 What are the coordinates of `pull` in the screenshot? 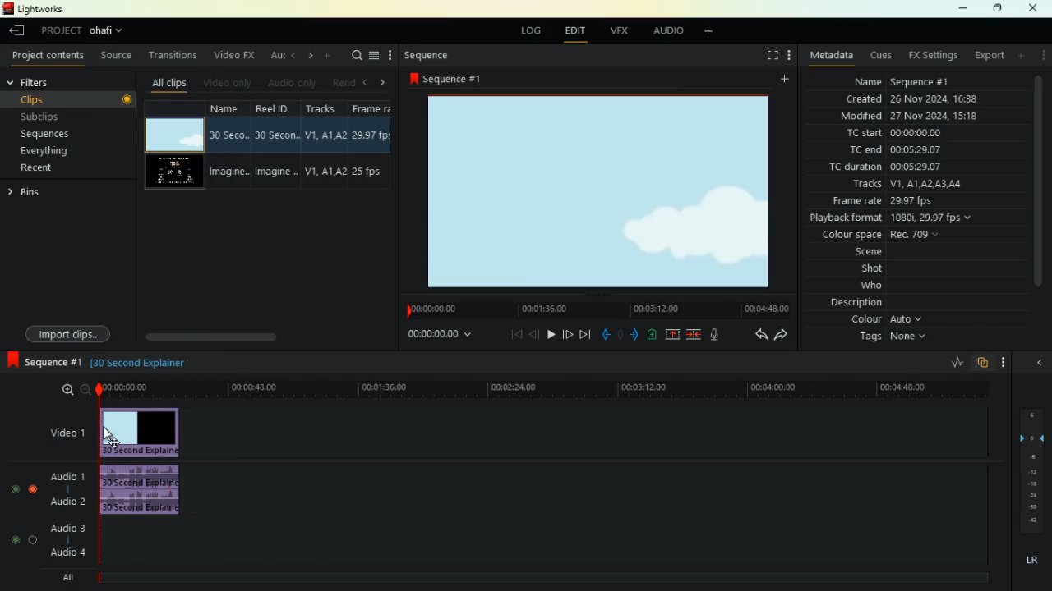 It's located at (603, 335).